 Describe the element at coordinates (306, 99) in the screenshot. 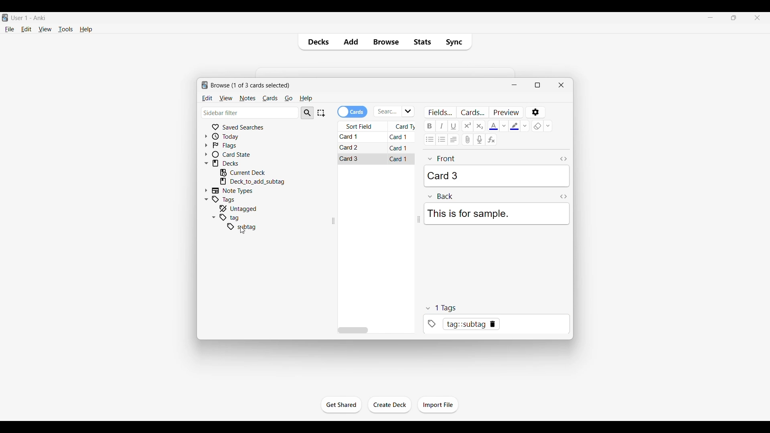

I see `Help menu` at that location.